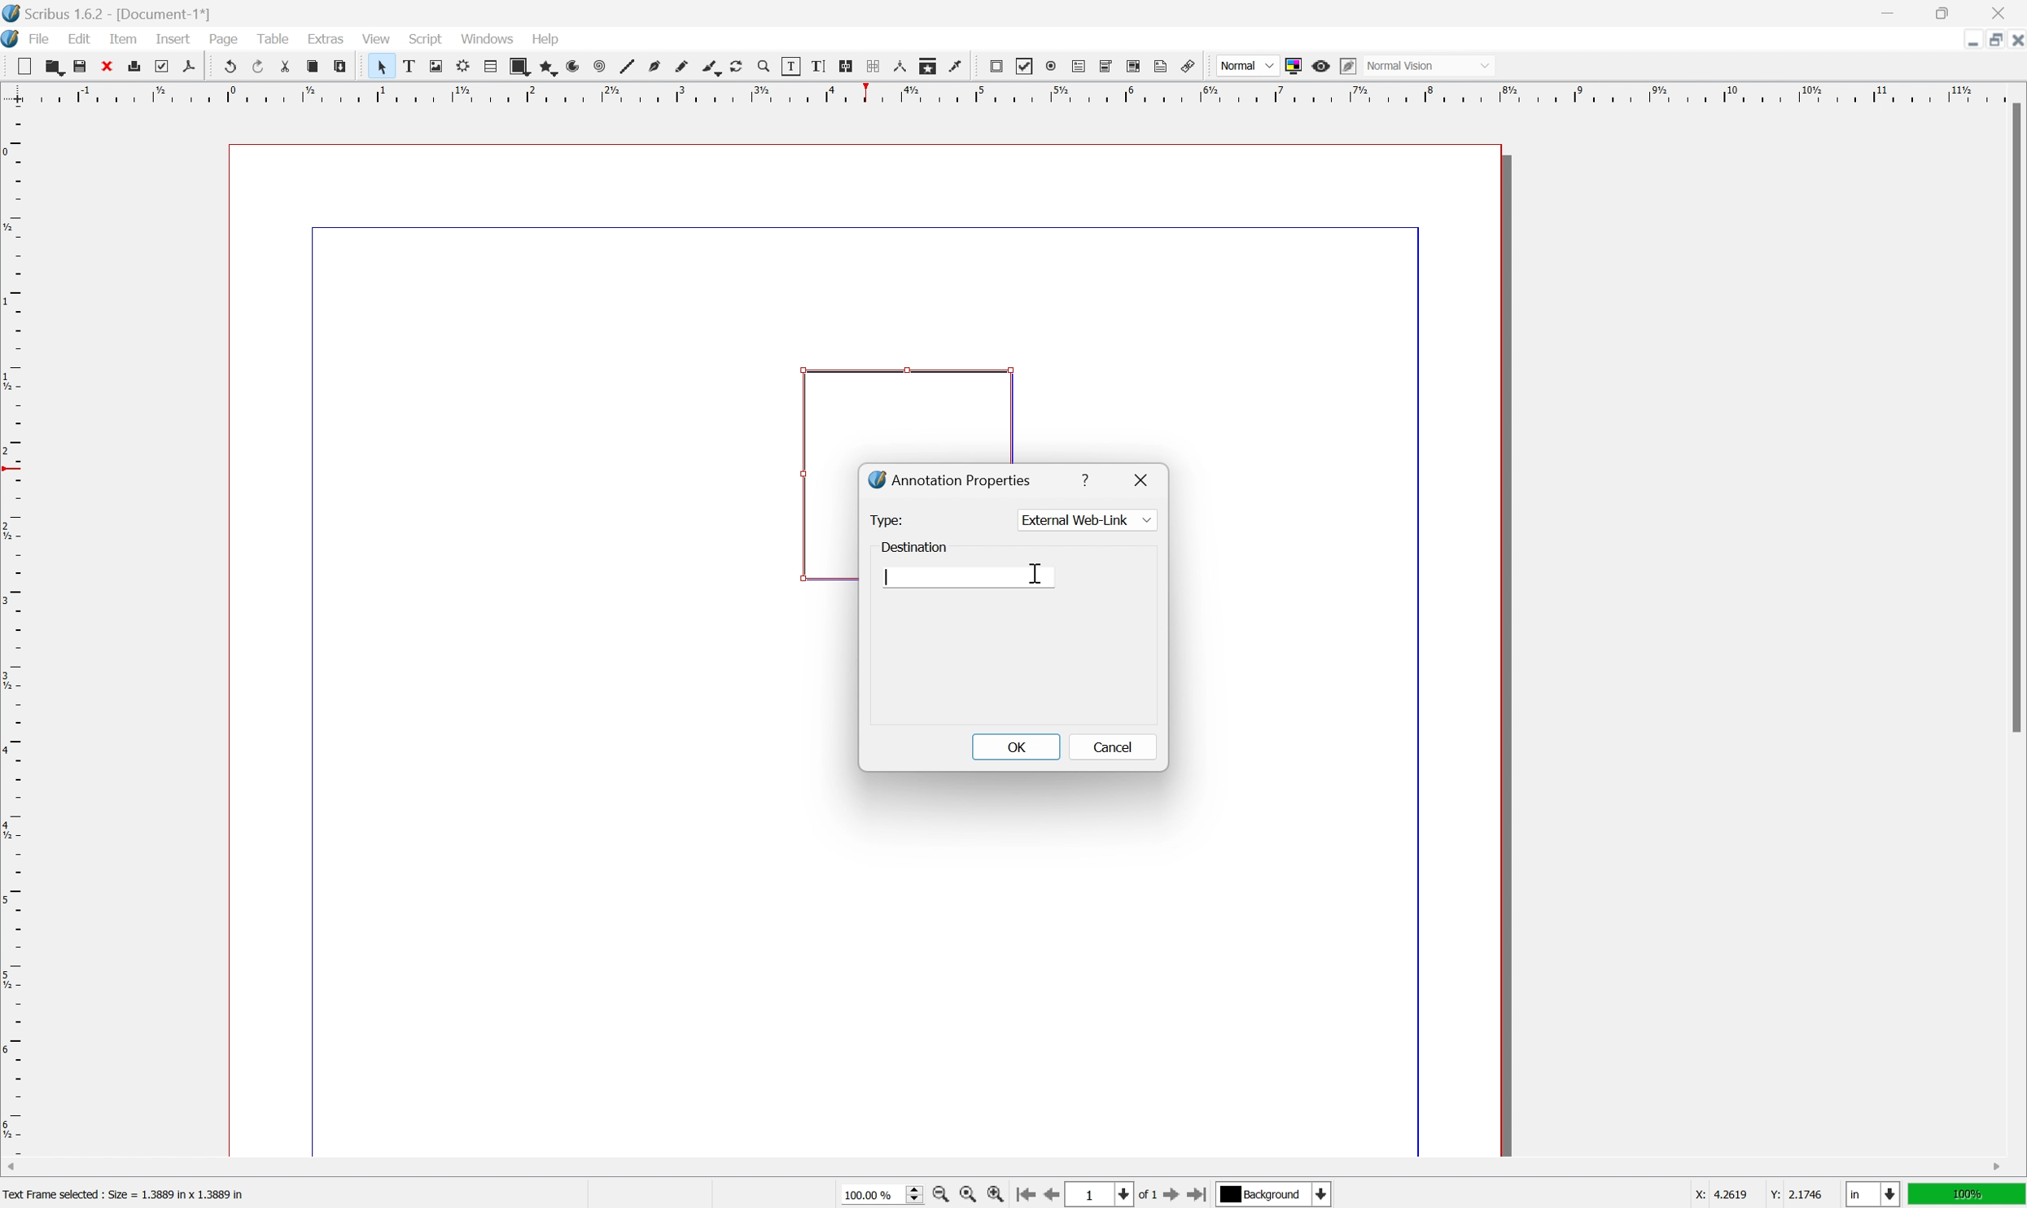  I want to click on pdf push button, so click(996, 66).